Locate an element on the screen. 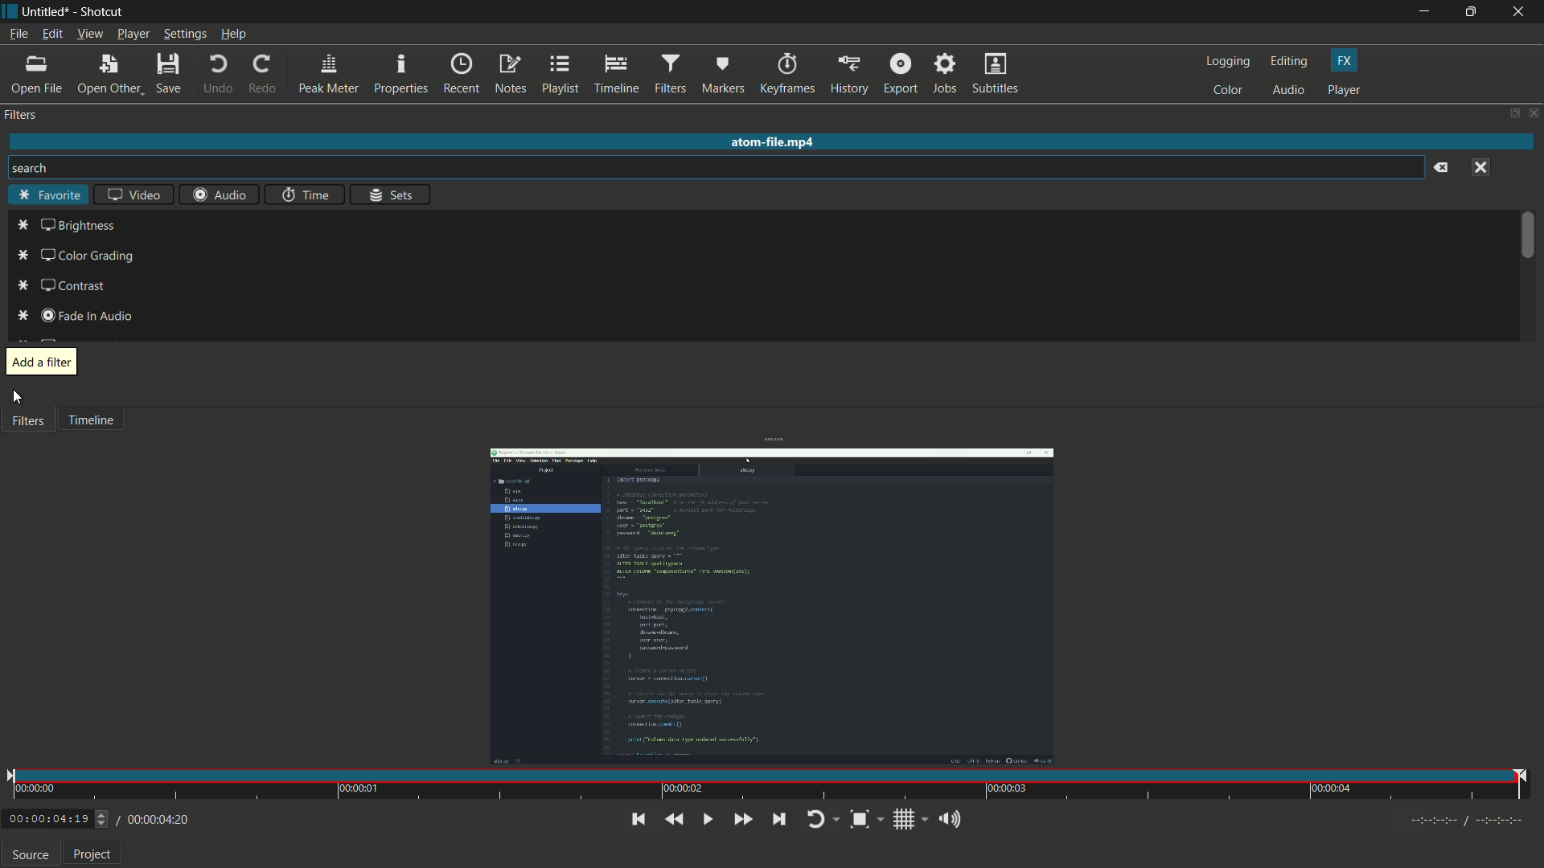 Image resolution: width=1544 pixels, height=868 pixels. clear search is located at coordinates (1442, 168).